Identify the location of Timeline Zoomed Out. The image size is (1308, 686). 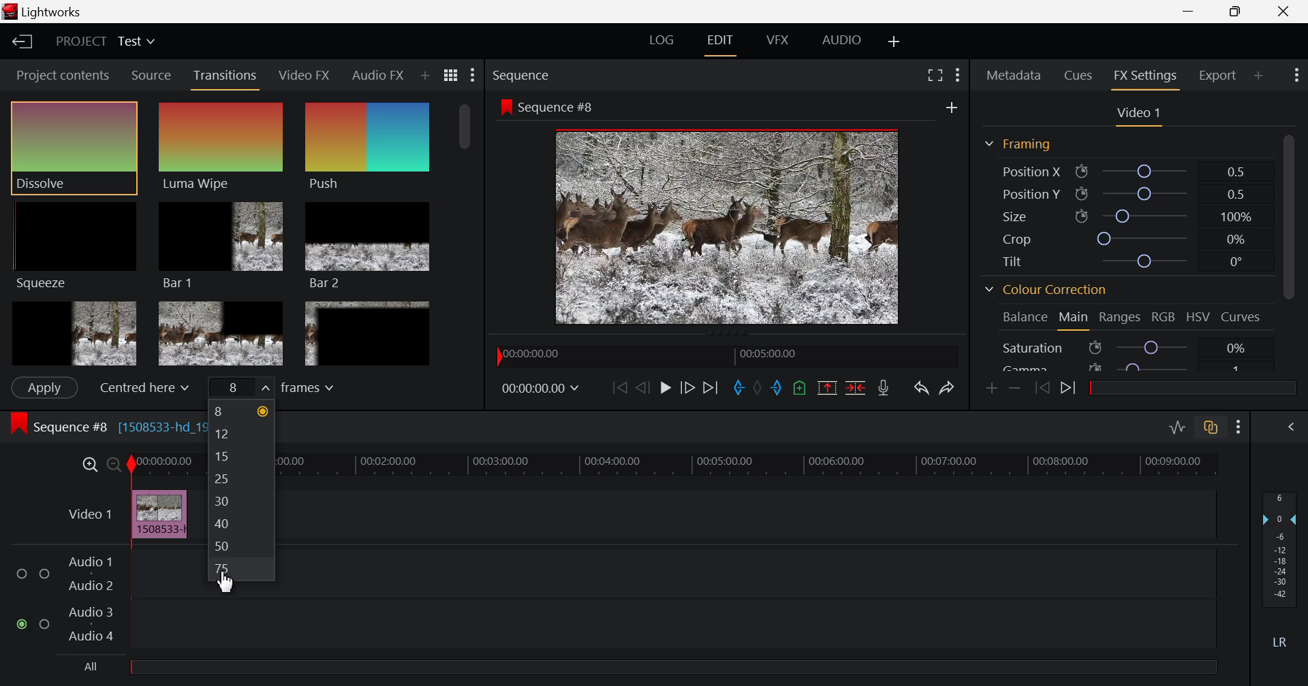
(114, 466).